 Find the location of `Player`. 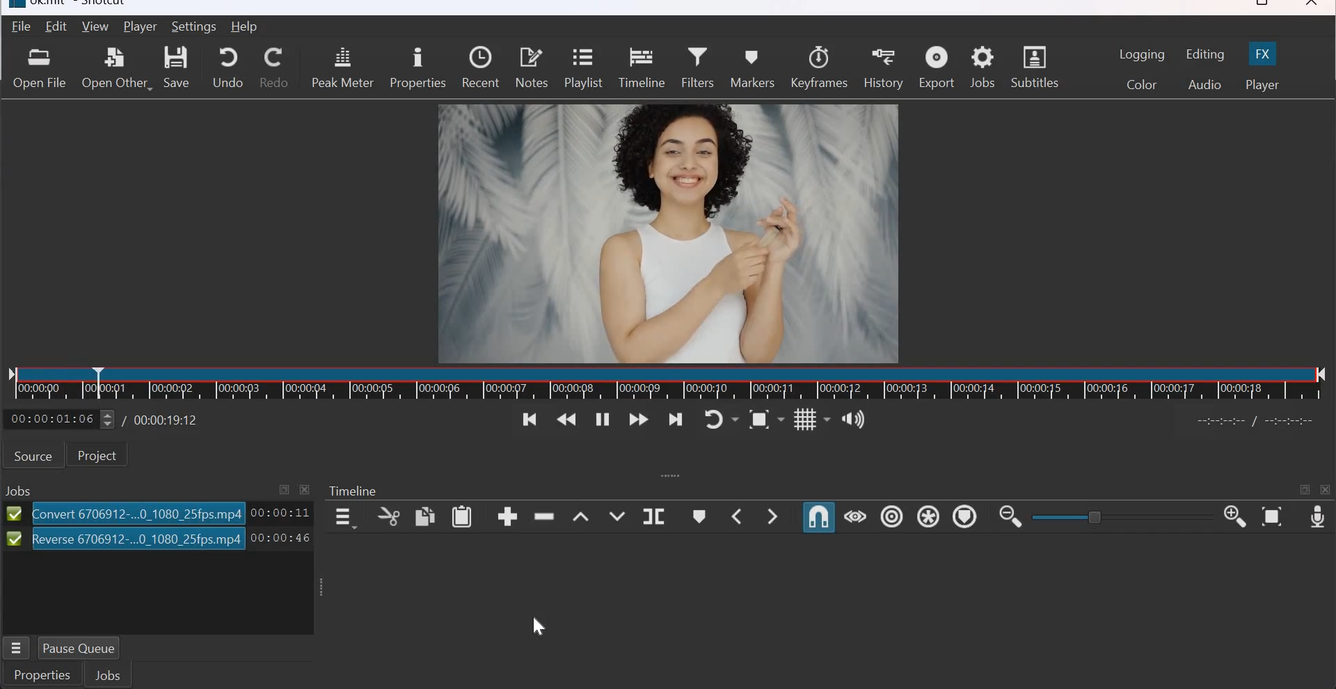

Player is located at coordinates (1262, 85).